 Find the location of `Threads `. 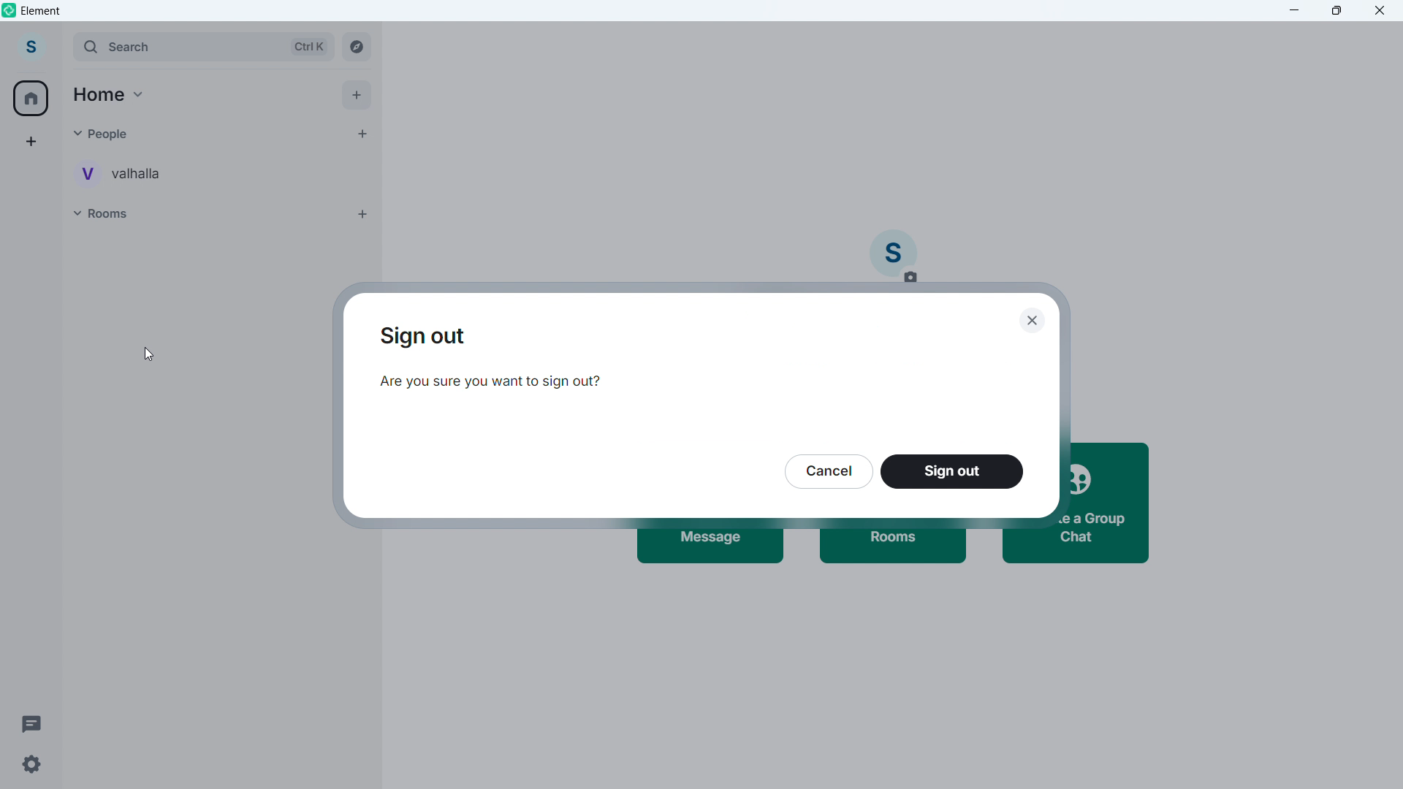

Threads  is located at coordinates (26, 721).